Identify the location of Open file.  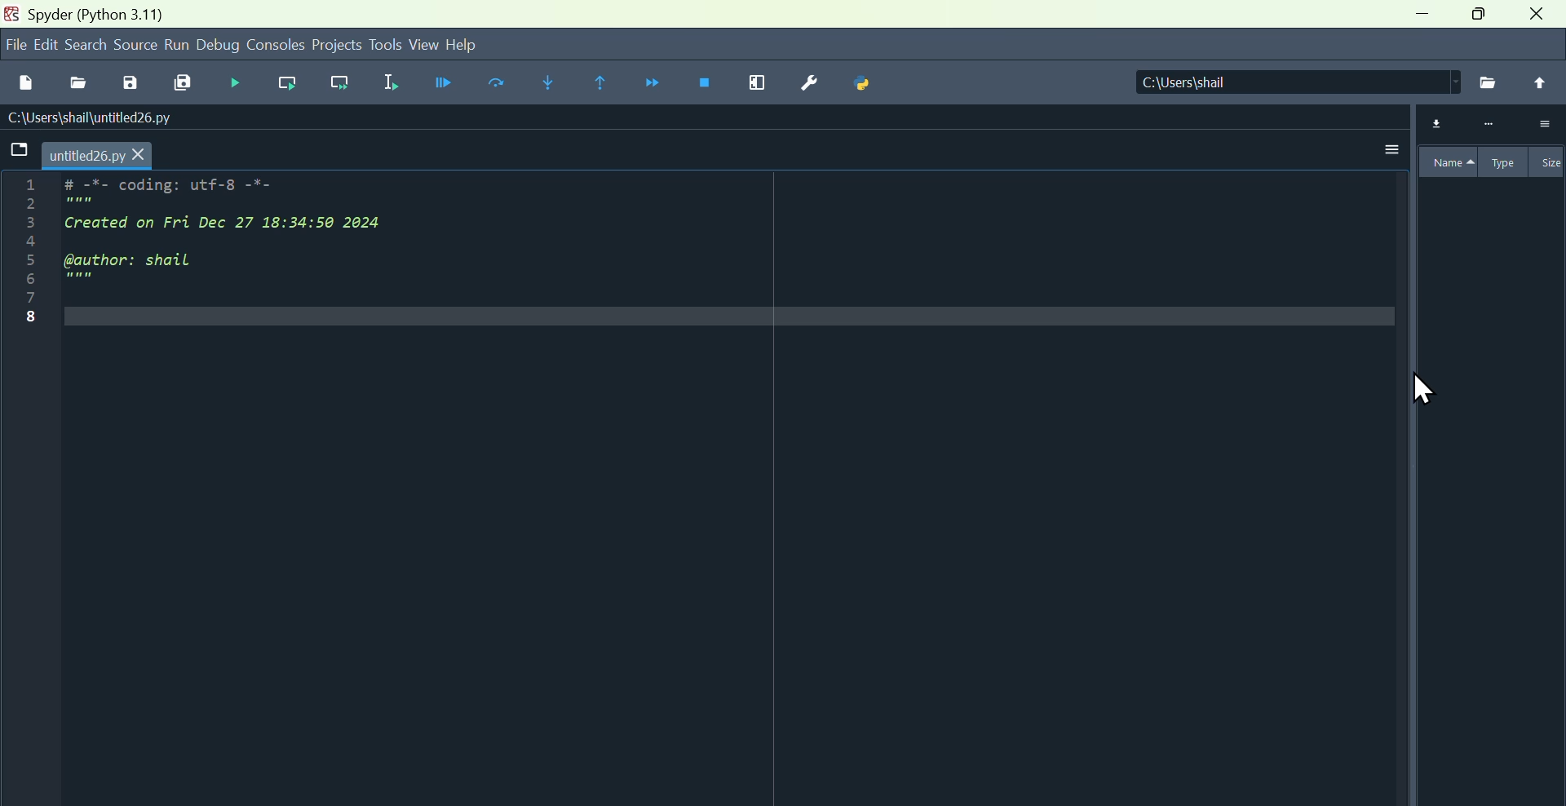
(76, 80).